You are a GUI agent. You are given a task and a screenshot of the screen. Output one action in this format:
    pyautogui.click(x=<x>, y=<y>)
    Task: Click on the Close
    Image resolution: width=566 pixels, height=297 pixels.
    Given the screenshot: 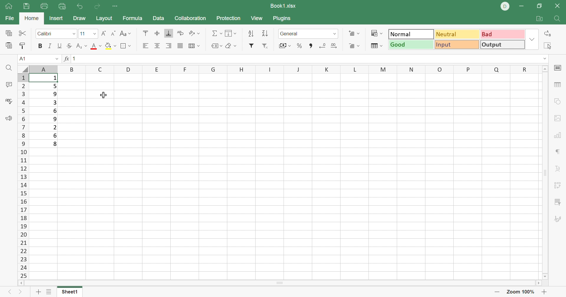 What is the action you would take?
    pyautogui.click(x=559, y=6)
    